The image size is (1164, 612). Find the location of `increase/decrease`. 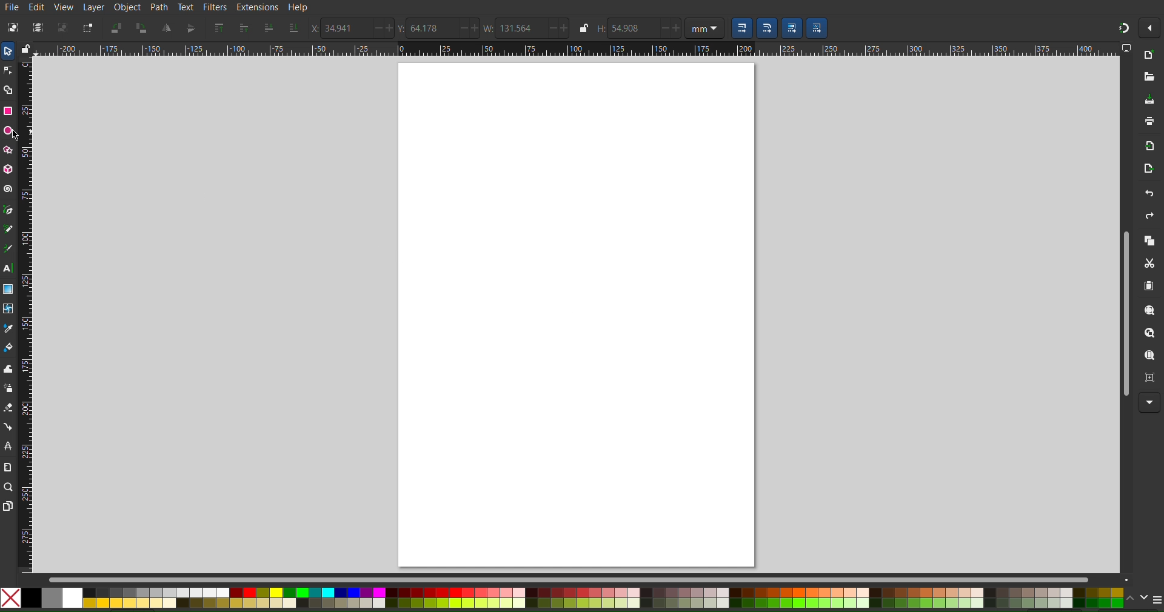

increase/decrease is located at coordinates (671, 29).